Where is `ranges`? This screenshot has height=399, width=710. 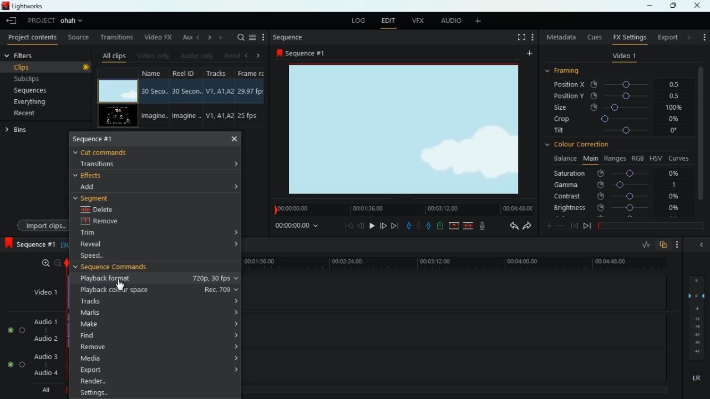 ranges is located at coordinates (613, 158).